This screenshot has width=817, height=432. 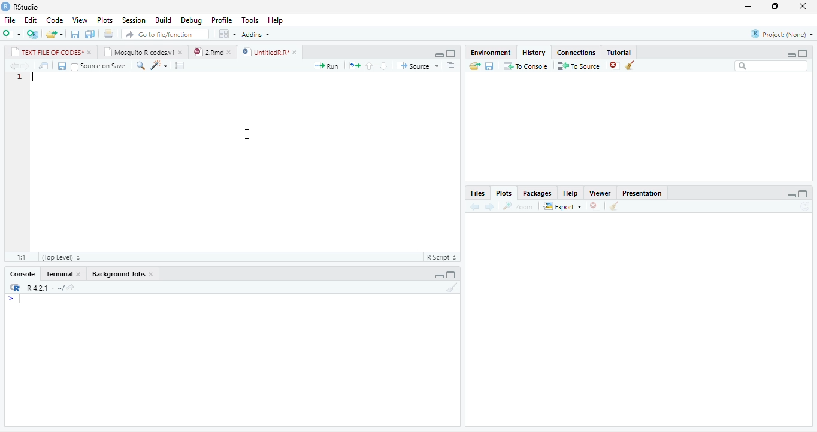 What do you see at coordinates (33, 34) in the screenshot?
I see `new project` at bounding box center [33, 34].